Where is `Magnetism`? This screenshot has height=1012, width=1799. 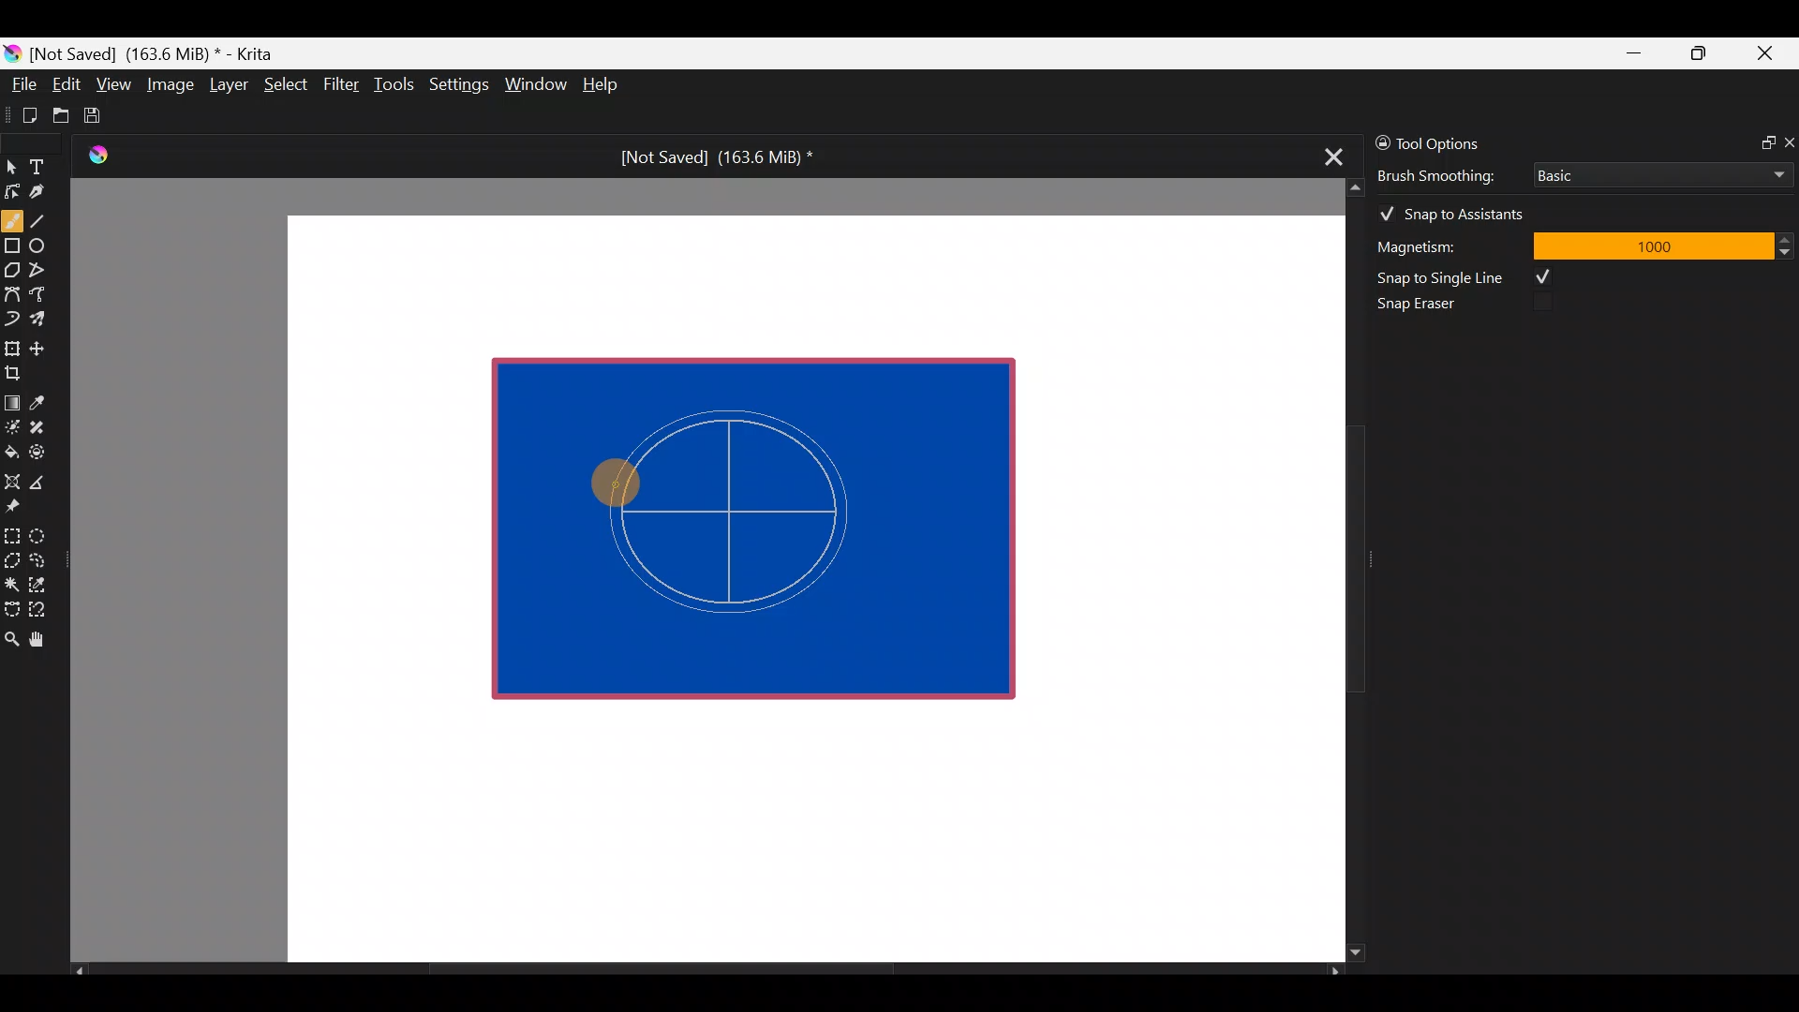 Magnetism is located at coordinates (1443, 244).